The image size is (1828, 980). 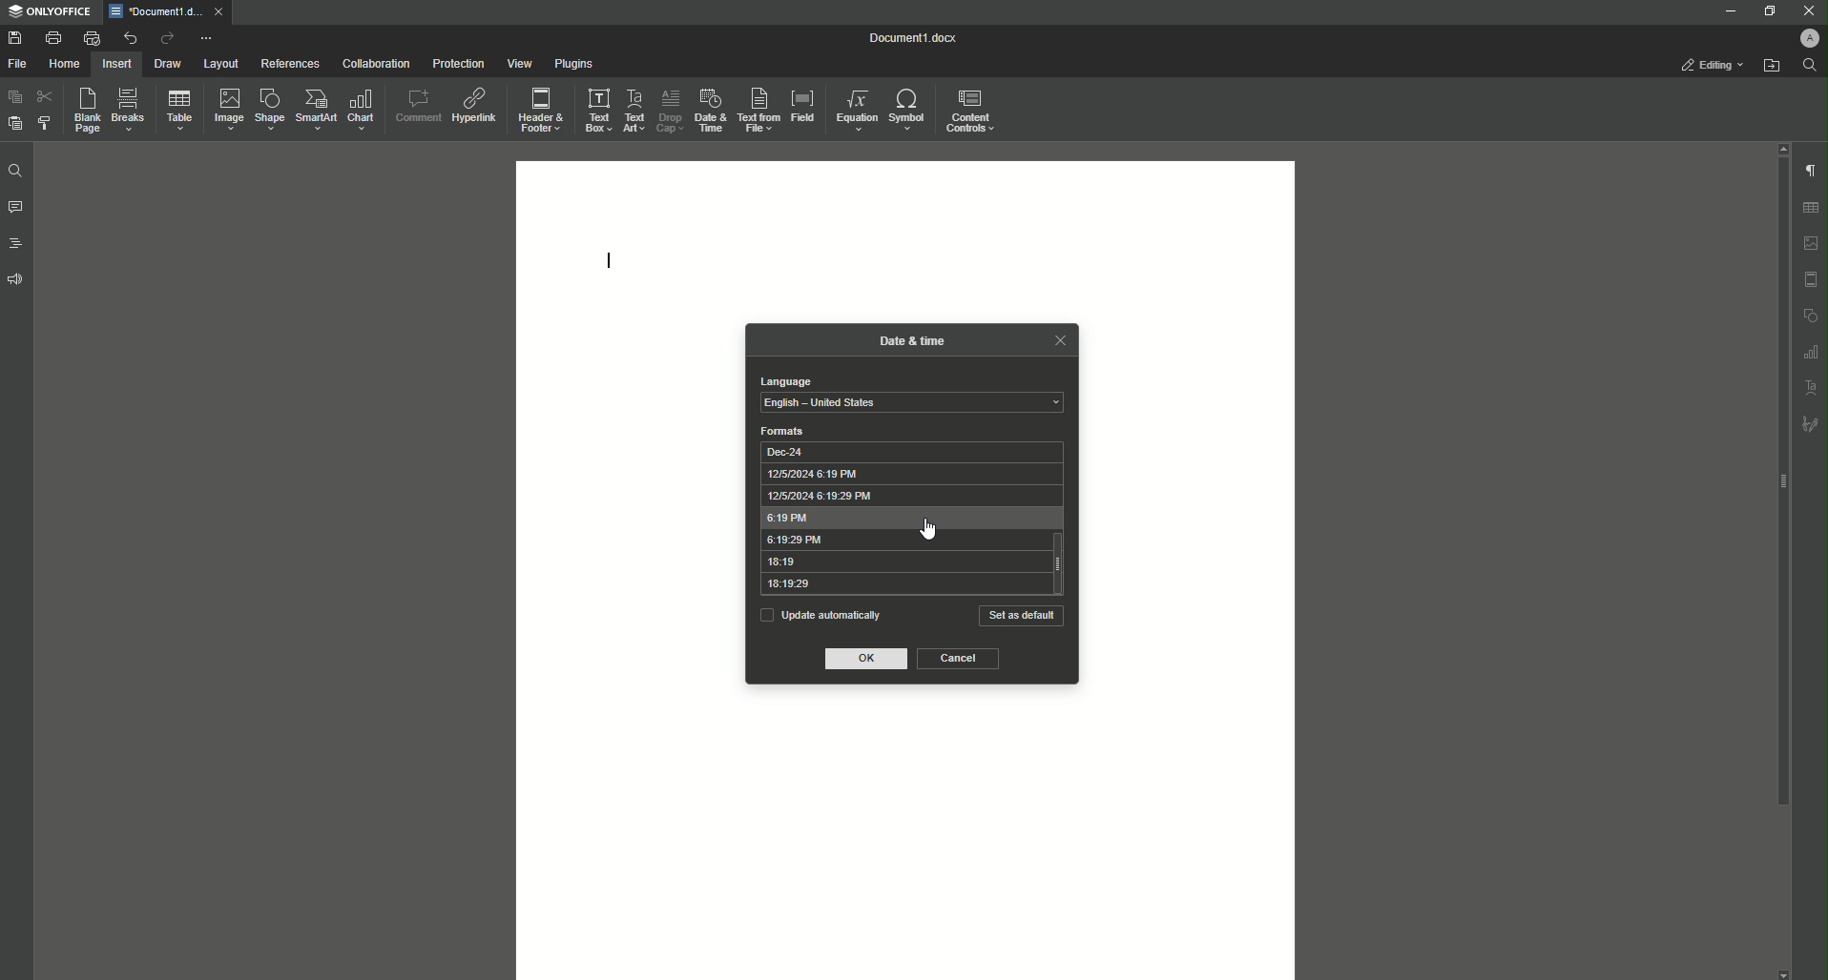 I want to click on scroll up, so click(x=1780, y=148).